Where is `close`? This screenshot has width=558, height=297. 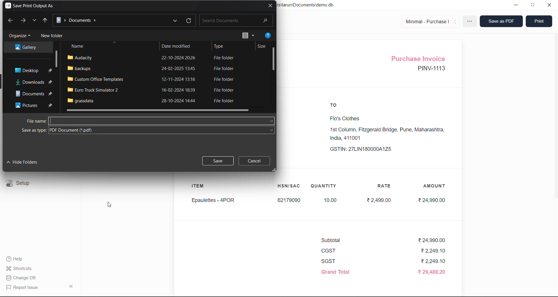
close is located at coordinates (272, 6).